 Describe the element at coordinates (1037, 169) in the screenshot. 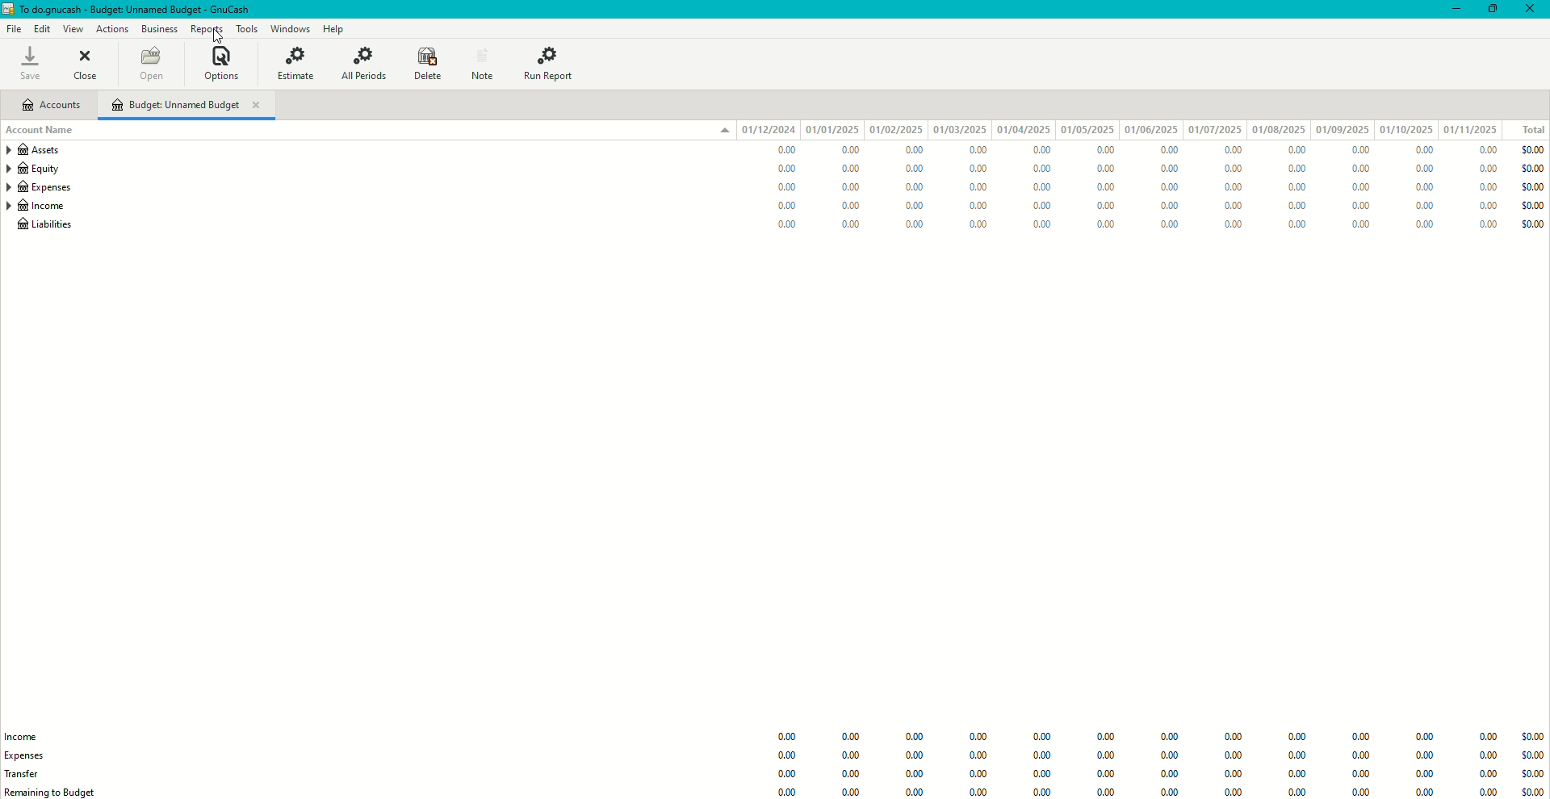

I see `0.00` at that location.